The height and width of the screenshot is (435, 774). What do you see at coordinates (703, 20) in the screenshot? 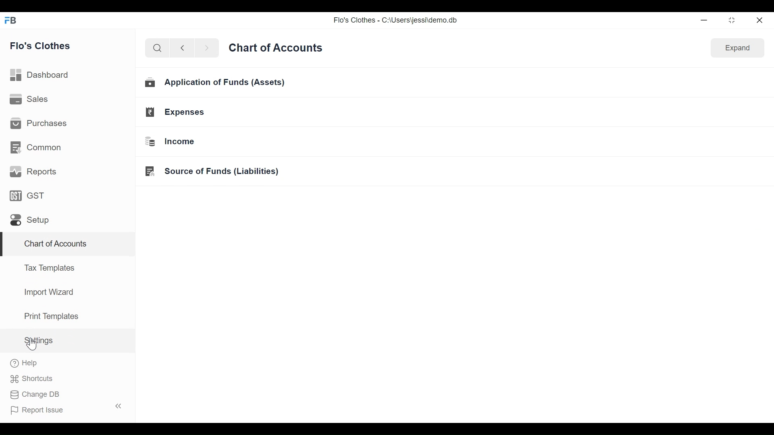
I see `Minimize` at bounding box center [703, 20].